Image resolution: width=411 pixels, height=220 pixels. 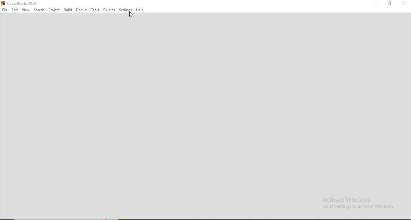 What do you see at coordinates (110, 9) in the screenshot?
I see `Plugins ` at bounding box center [110, 9].